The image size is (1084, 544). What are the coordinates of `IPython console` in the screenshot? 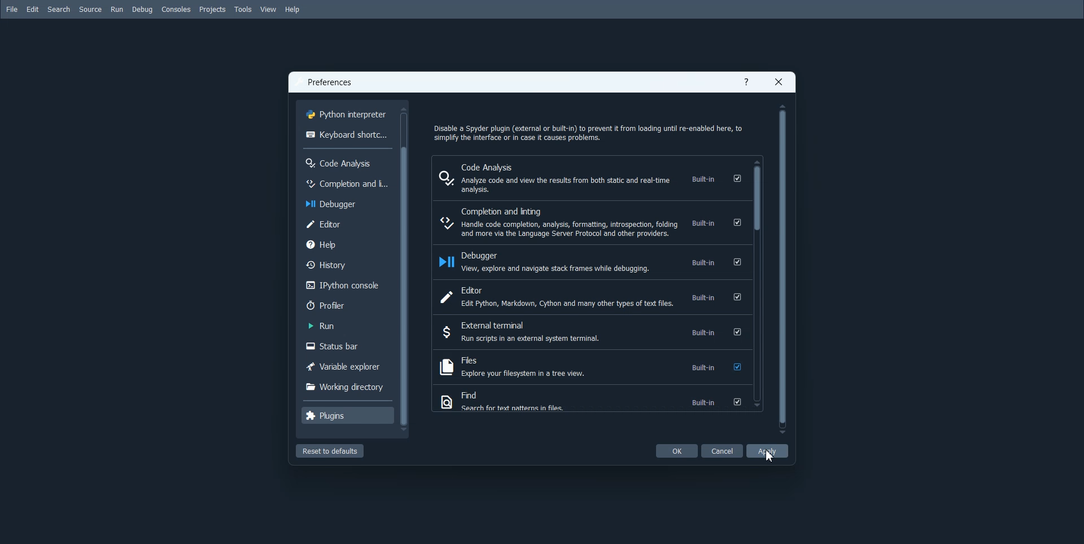 It's located at (346, 285).